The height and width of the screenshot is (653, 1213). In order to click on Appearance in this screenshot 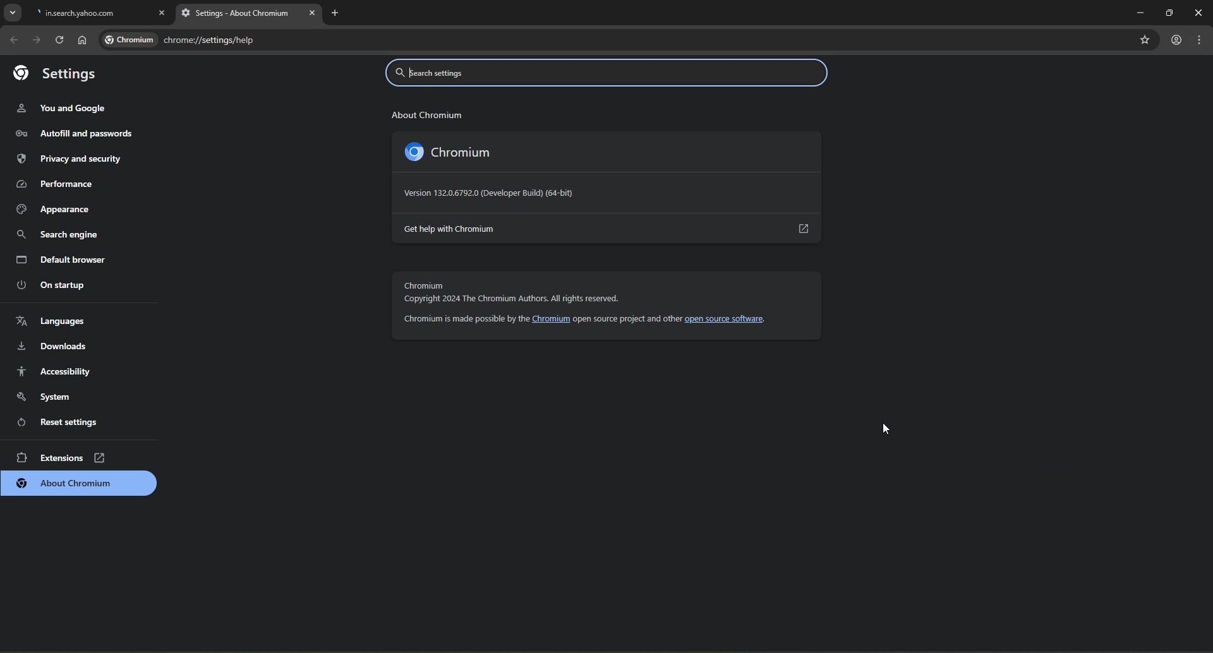, I will do `click(68, 208)`.